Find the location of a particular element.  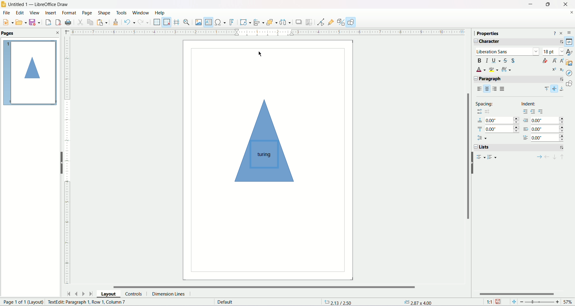

Help about sidebar deck is located at coordinates (554, 33).